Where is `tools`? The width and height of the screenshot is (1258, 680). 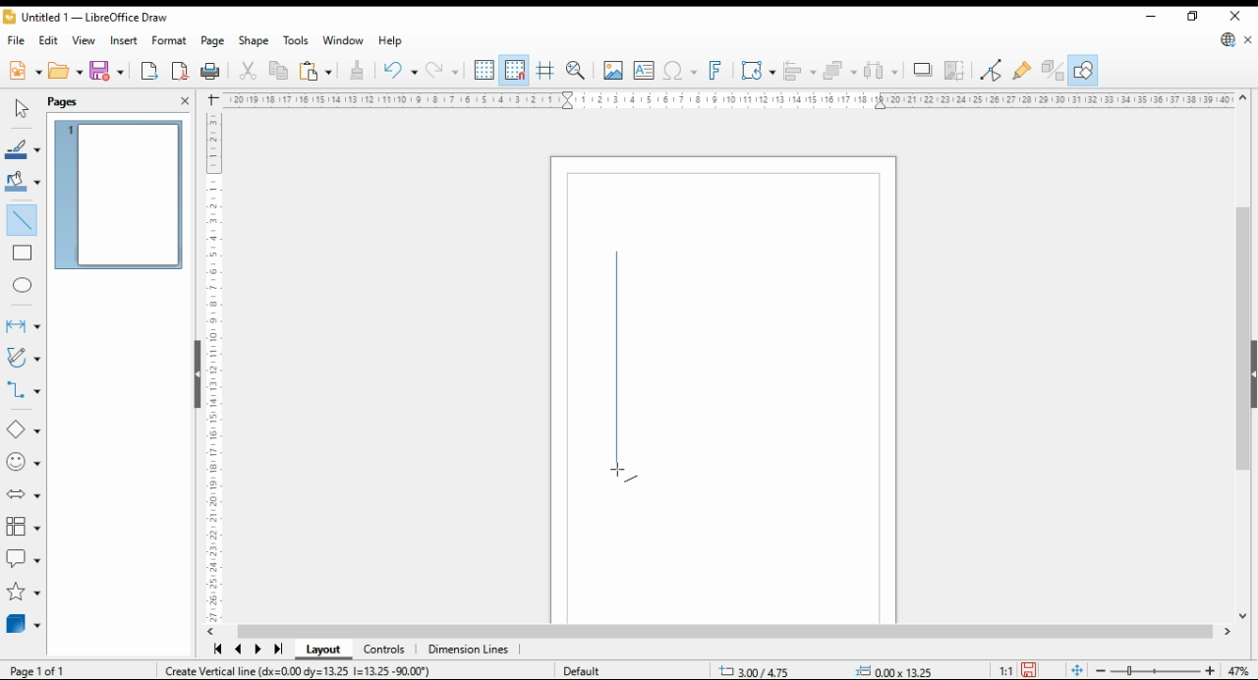 tools is located at coordinates (296, 39).